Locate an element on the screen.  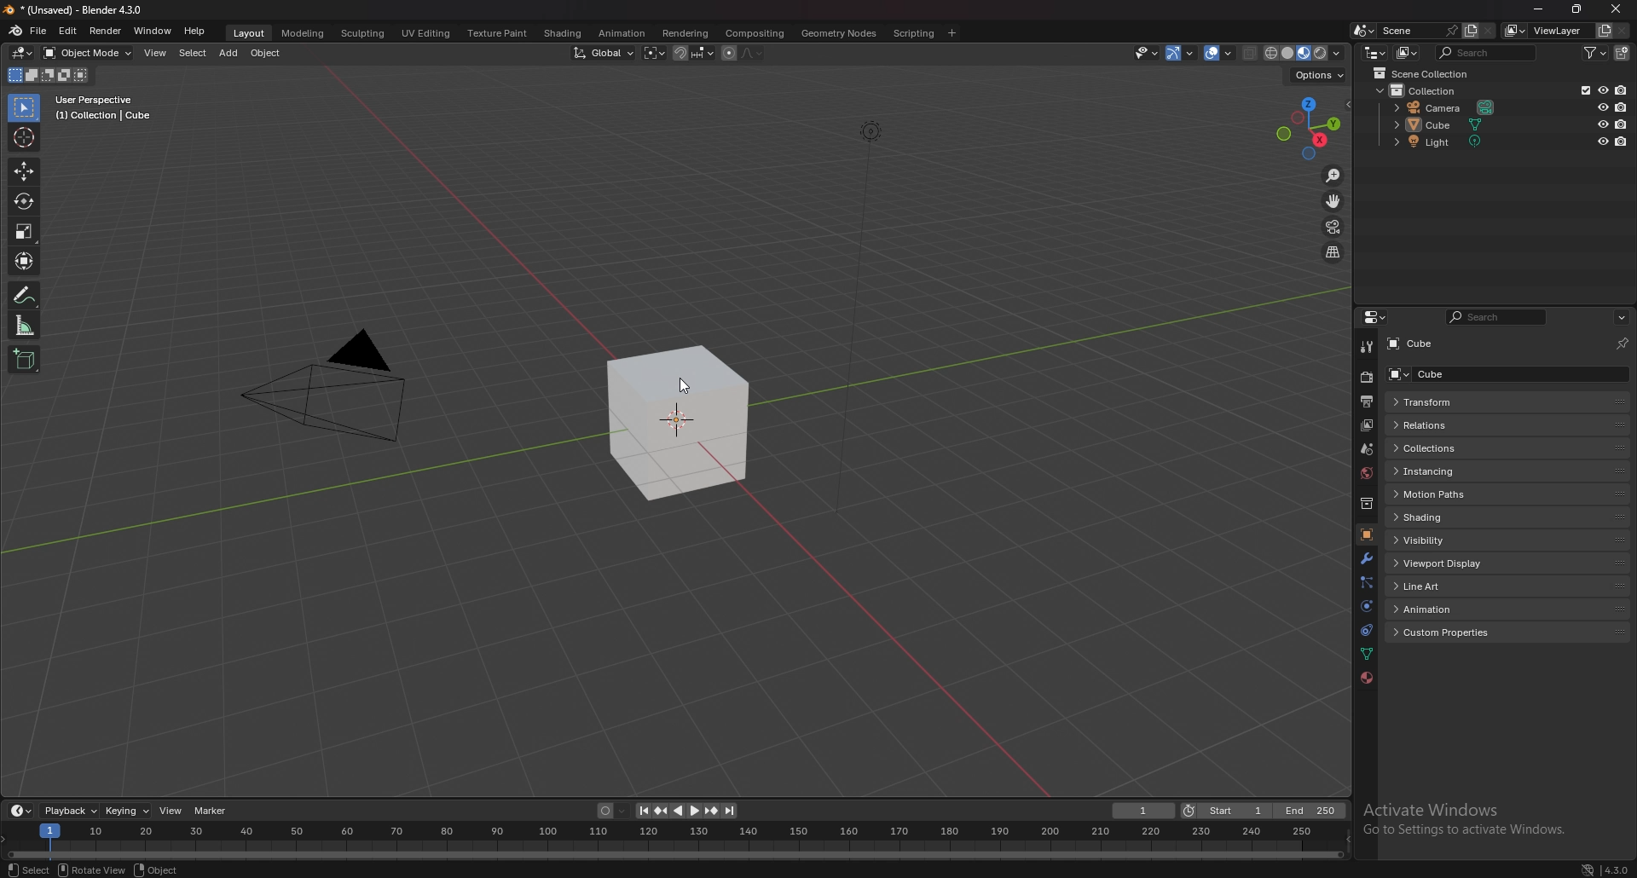
start is located at coordinates (1225, 811).